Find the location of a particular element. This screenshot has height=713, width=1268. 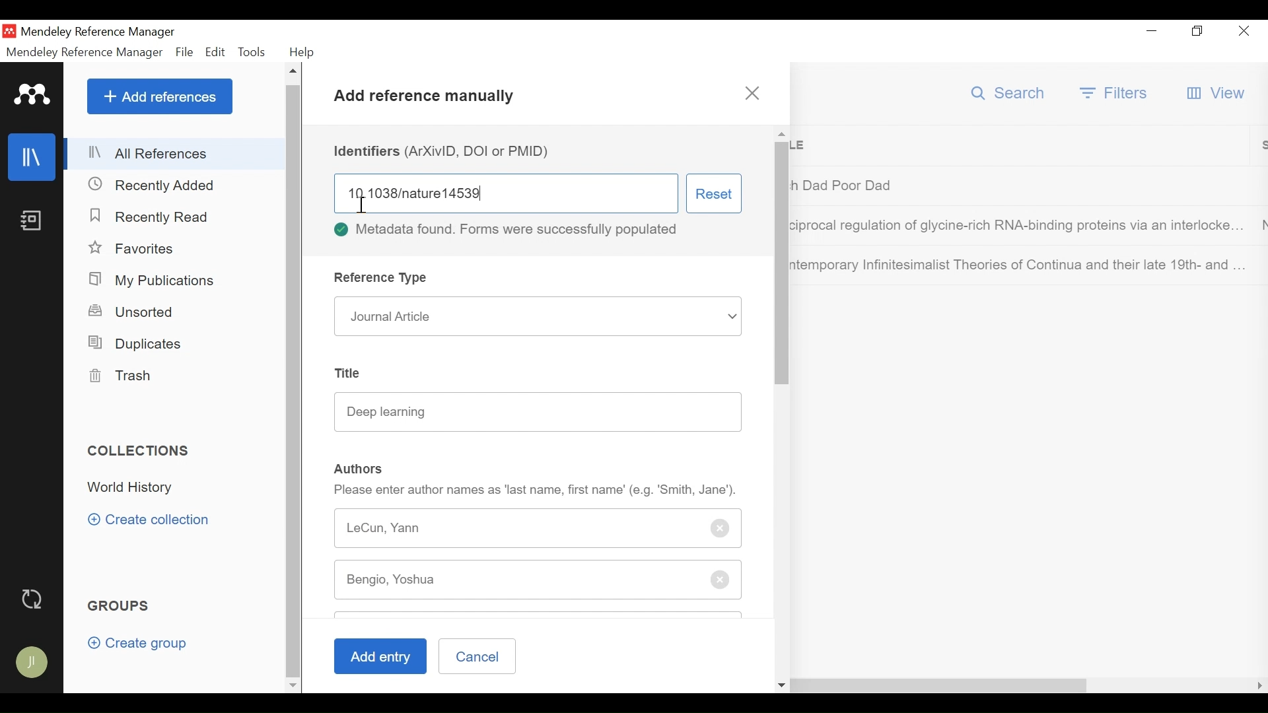

Reference Type is located at coordinates (383, 277).